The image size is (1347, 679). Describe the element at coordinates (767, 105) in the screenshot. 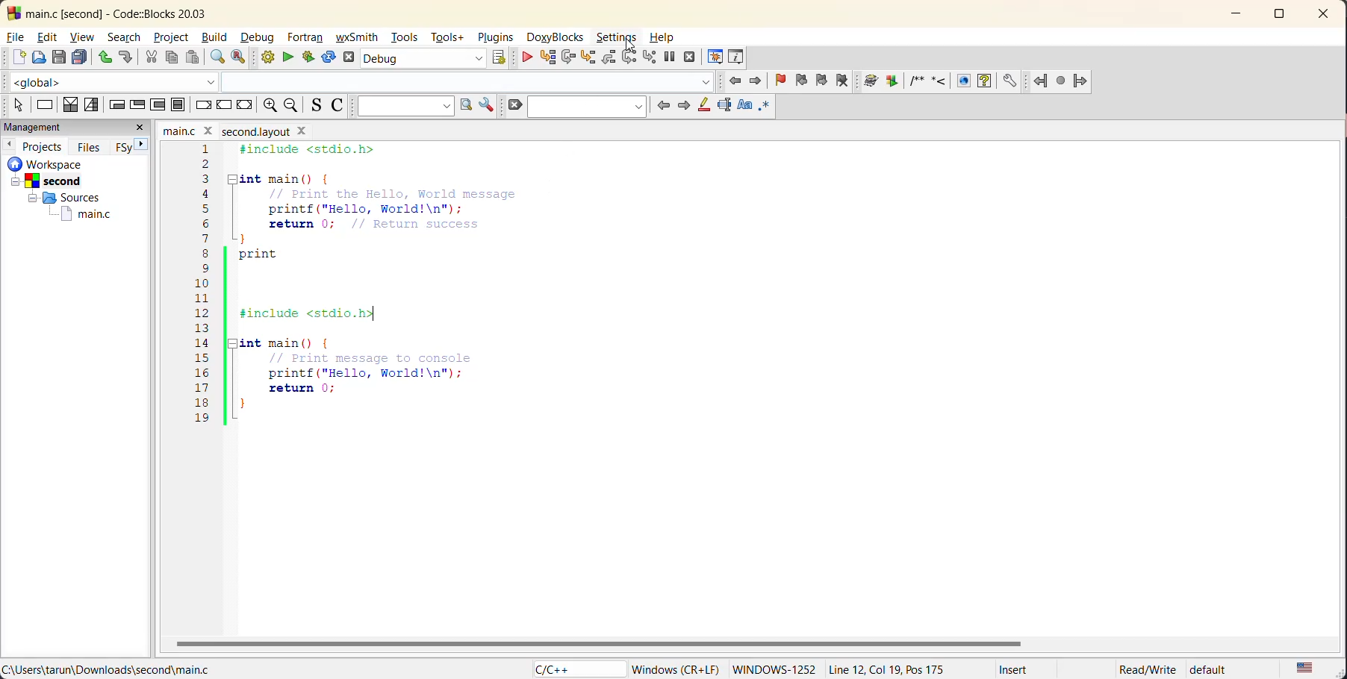

I see `use regex` at that location.